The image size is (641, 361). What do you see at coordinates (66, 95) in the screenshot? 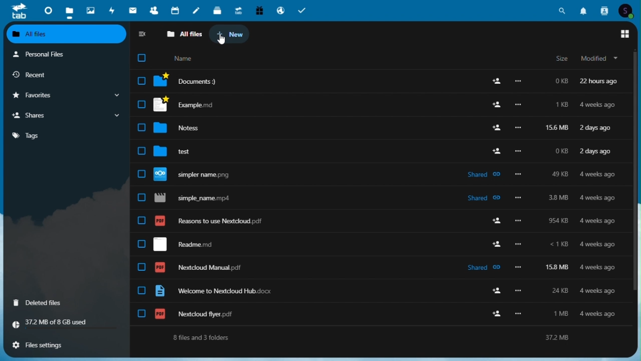
I see `Favourite` at bounding box center [66, 95].